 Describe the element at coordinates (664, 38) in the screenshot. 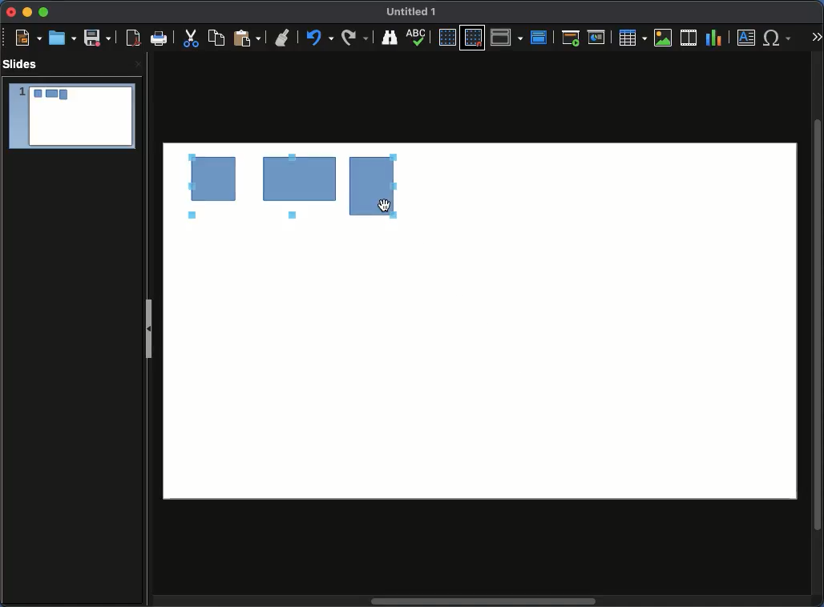

I see `Image` at that location.